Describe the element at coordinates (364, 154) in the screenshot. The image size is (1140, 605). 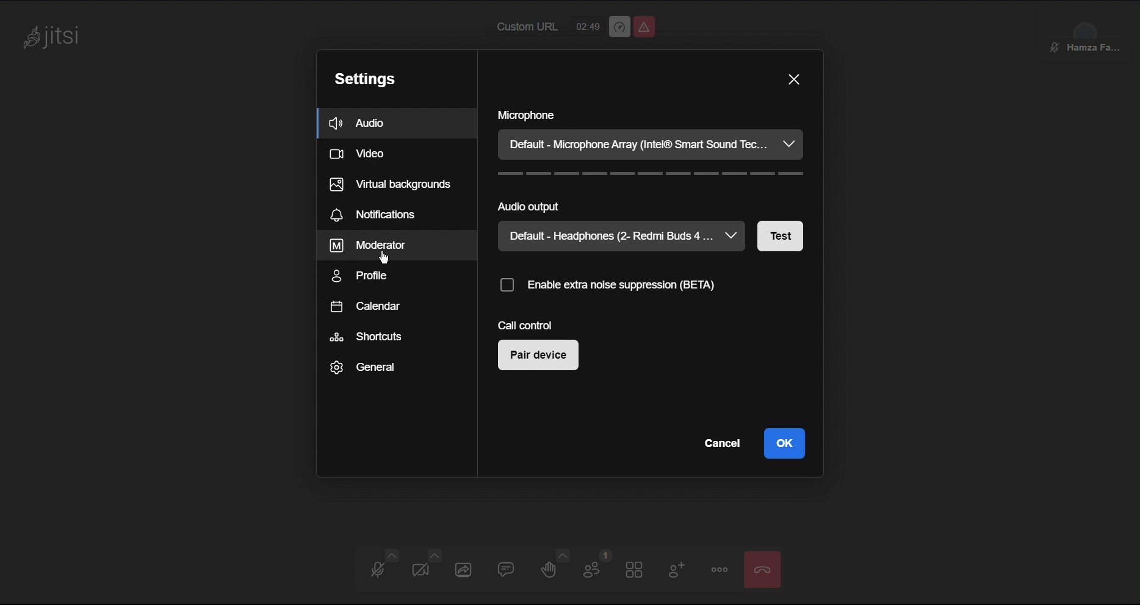
I see `Video` at that location.